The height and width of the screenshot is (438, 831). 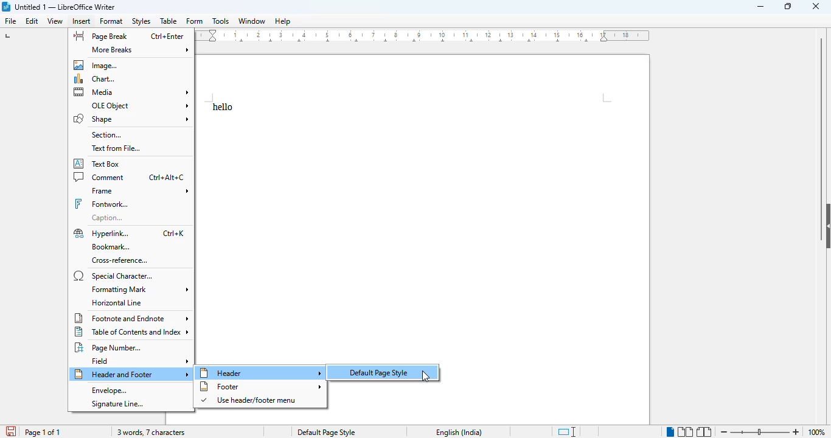 I want to click on view, so click(x=55, y=21).